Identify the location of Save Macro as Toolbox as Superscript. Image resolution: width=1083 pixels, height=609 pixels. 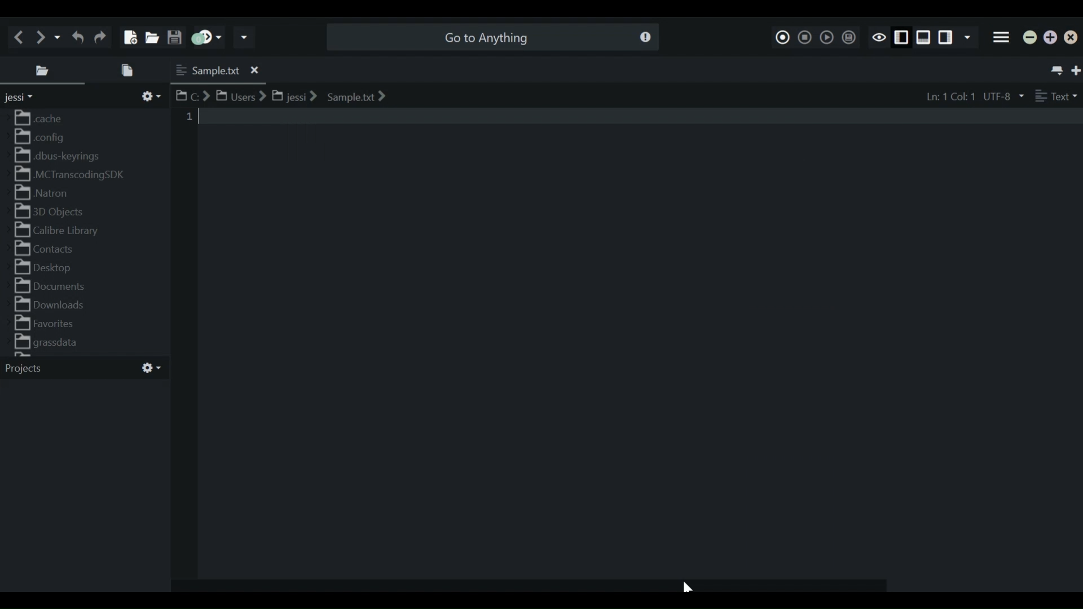
(848, 37).